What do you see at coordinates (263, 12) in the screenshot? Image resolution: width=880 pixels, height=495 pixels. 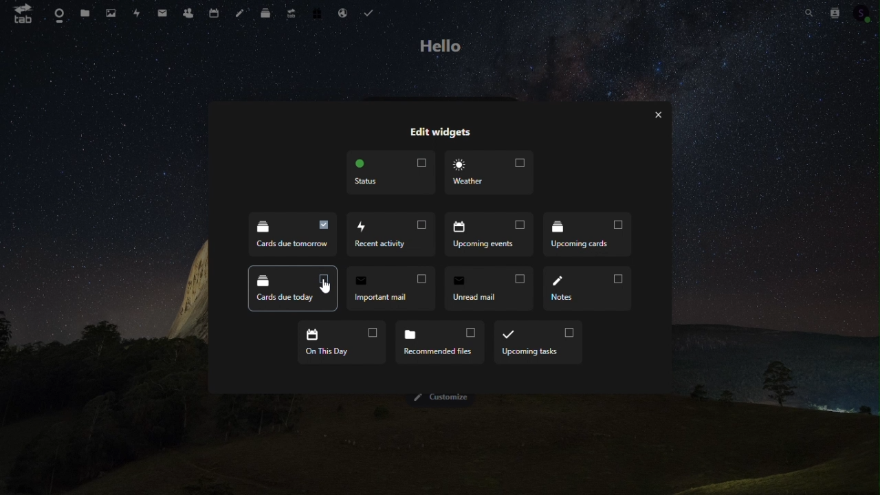 I see `deck` at bounding box center [263, 12].